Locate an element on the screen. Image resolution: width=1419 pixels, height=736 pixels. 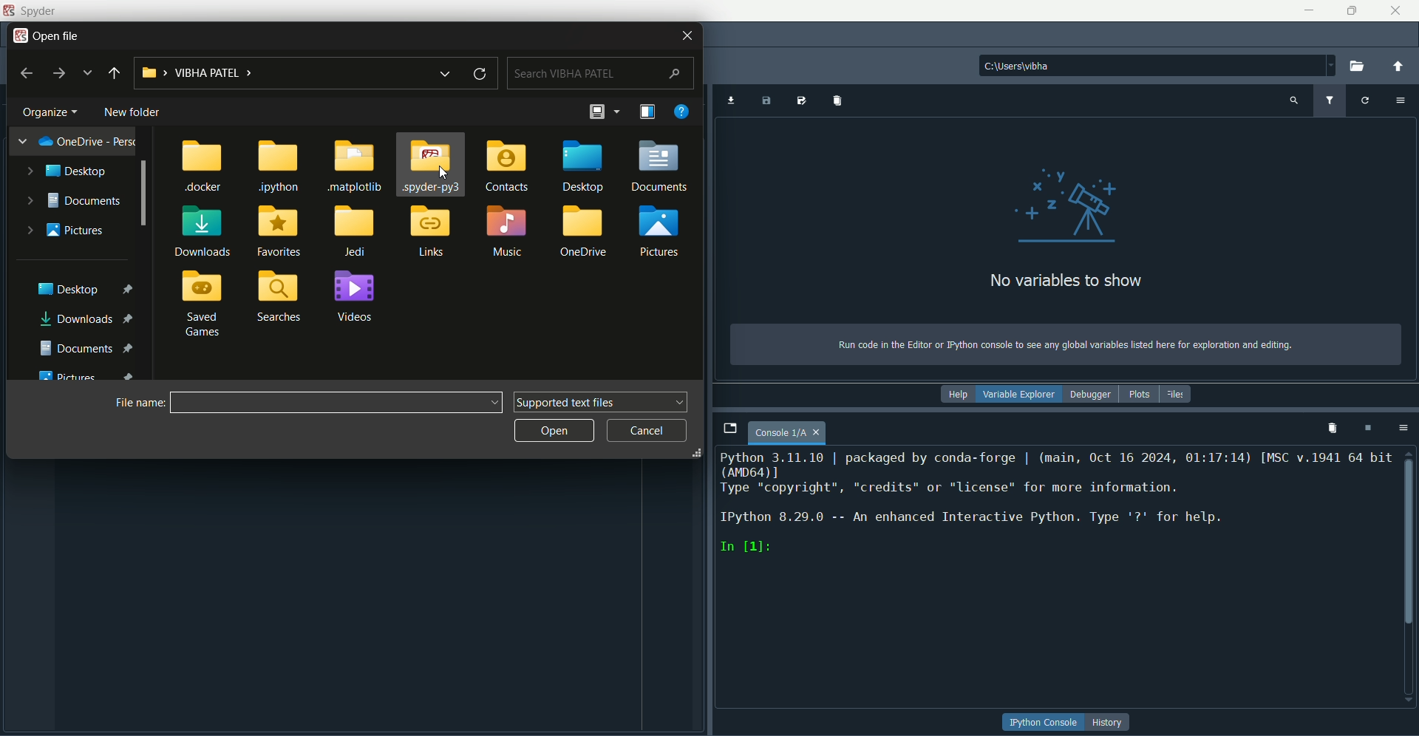
folder is located at coordinates (431, 231).